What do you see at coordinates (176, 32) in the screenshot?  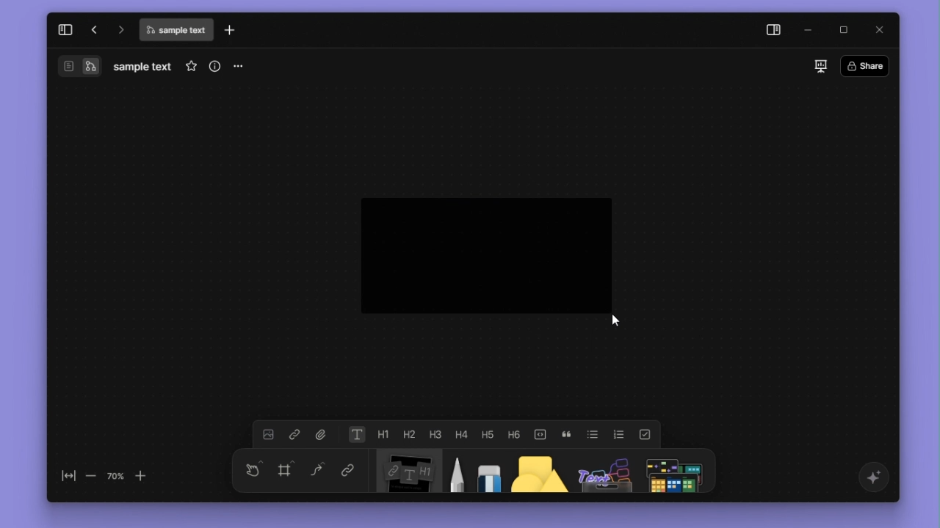 I see `file name` at bounding box center [176, 32].